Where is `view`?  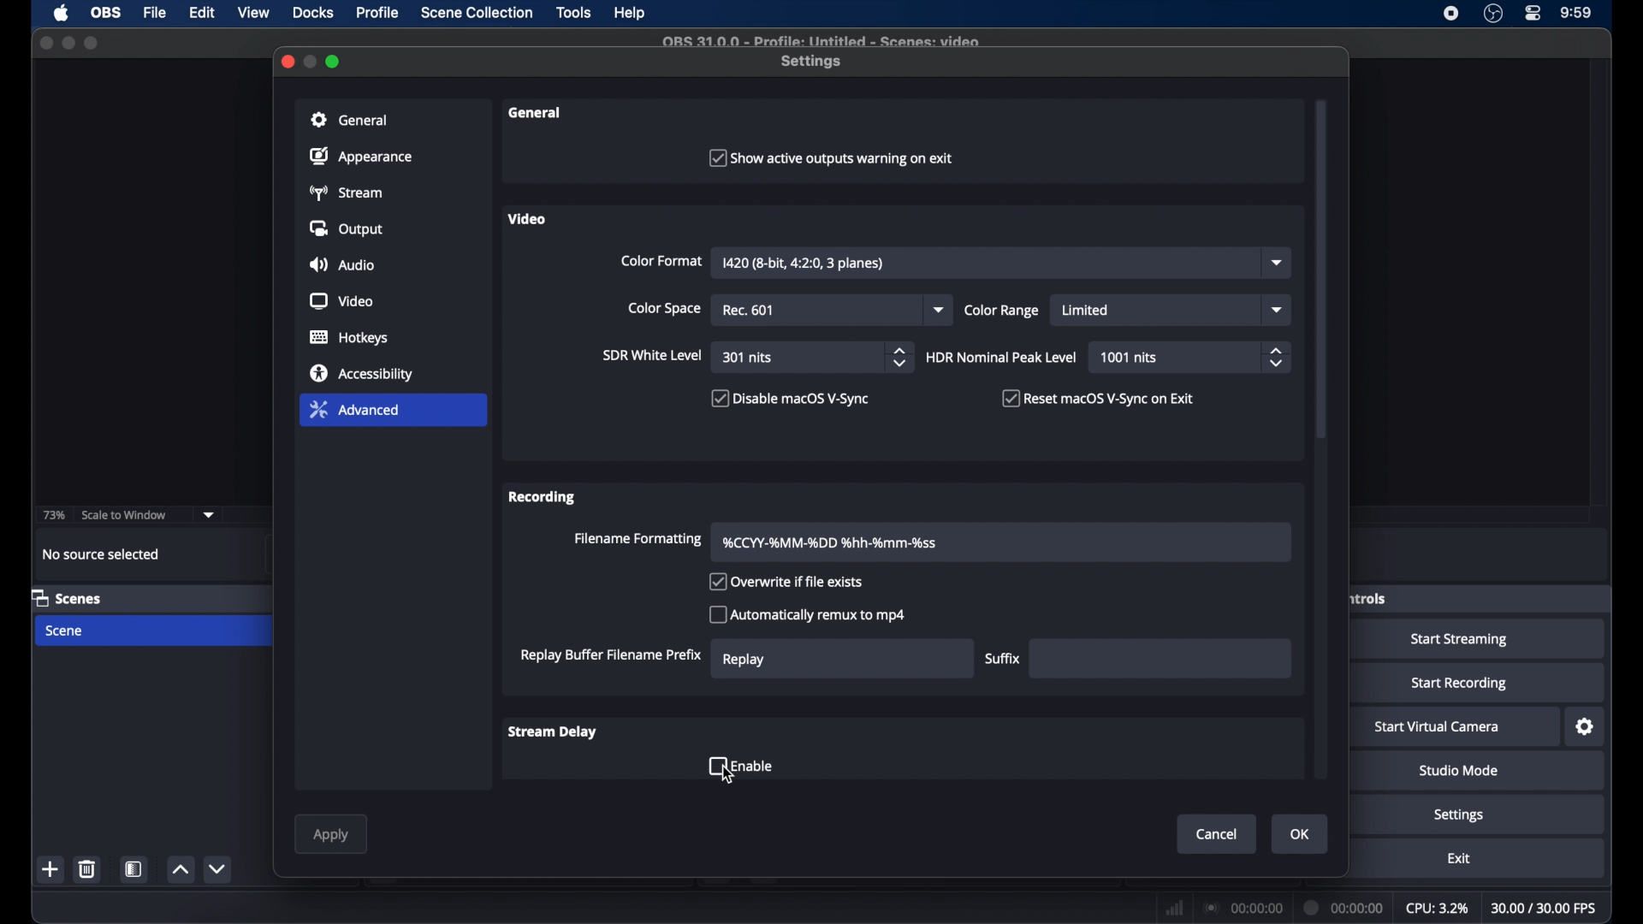
view is located at coordinates (253, 13).